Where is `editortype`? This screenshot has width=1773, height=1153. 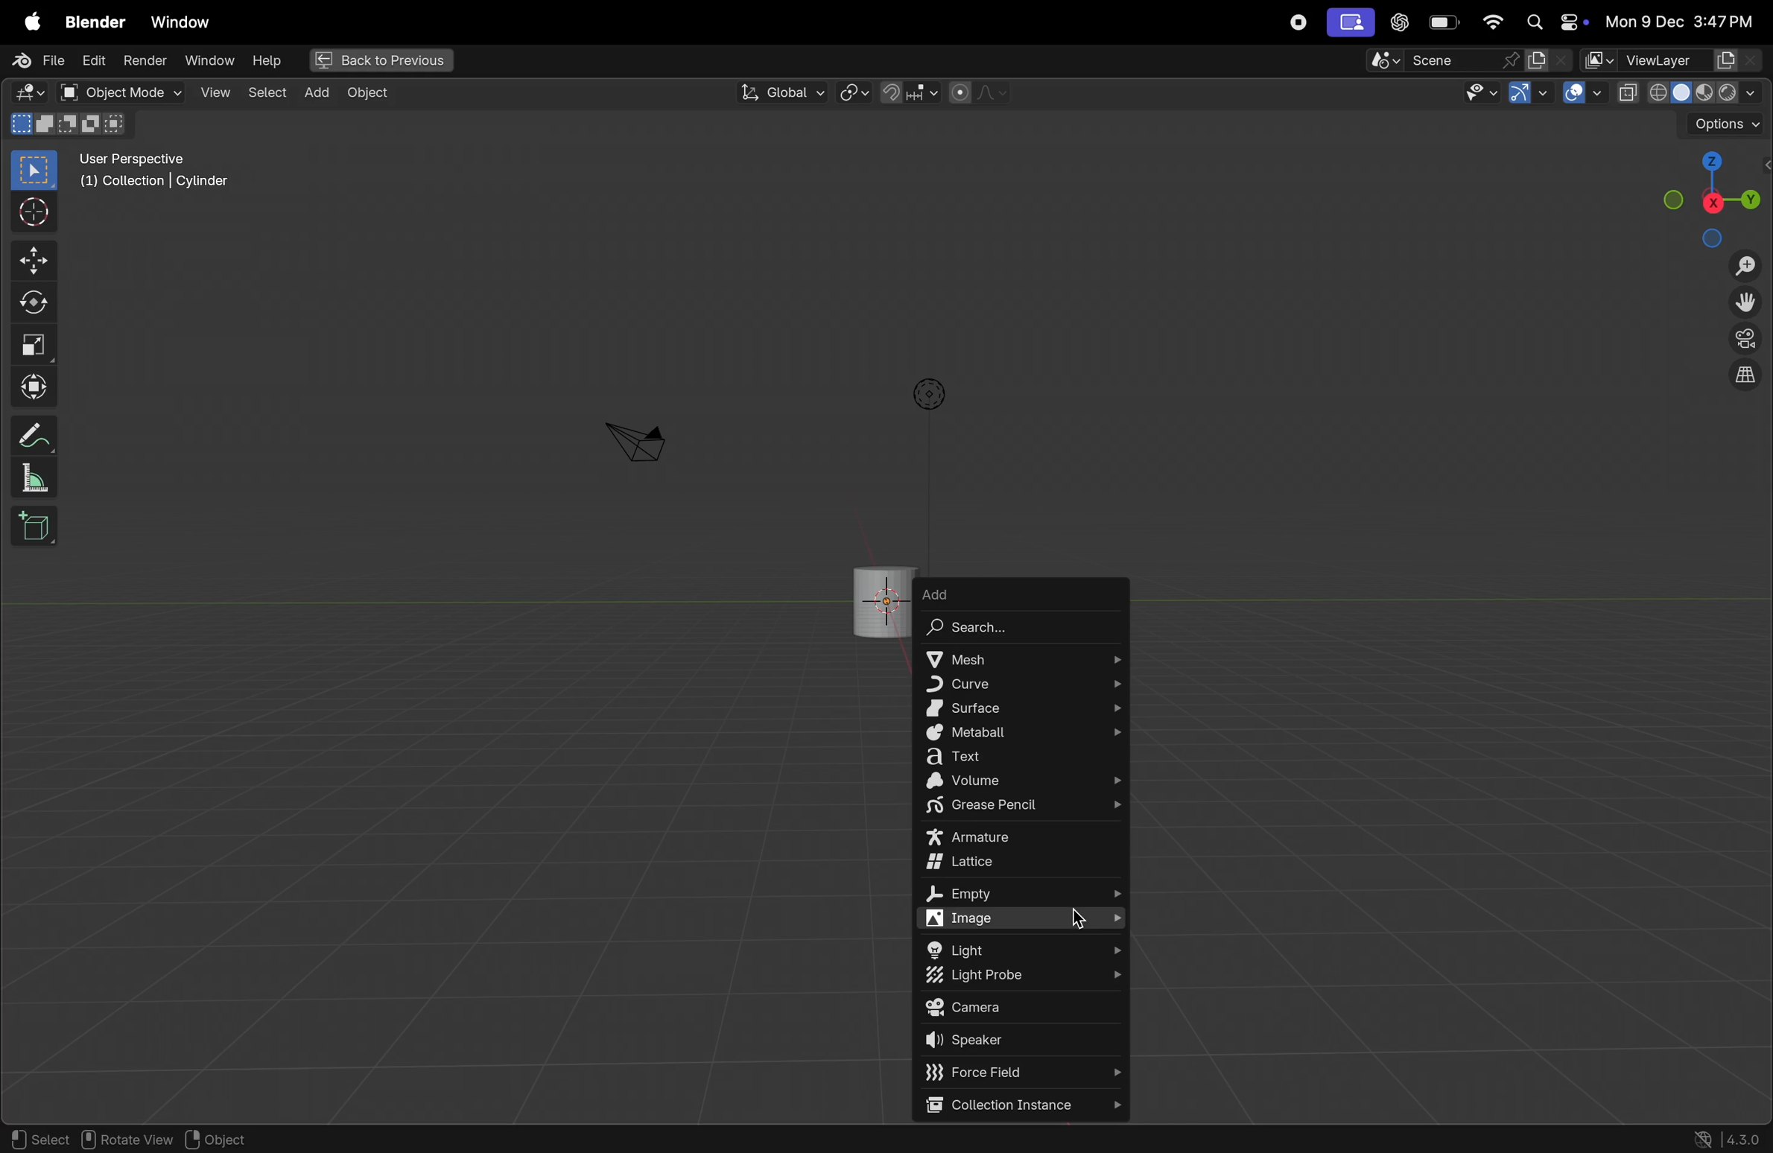
editortype is located at coordinates (34, 93).